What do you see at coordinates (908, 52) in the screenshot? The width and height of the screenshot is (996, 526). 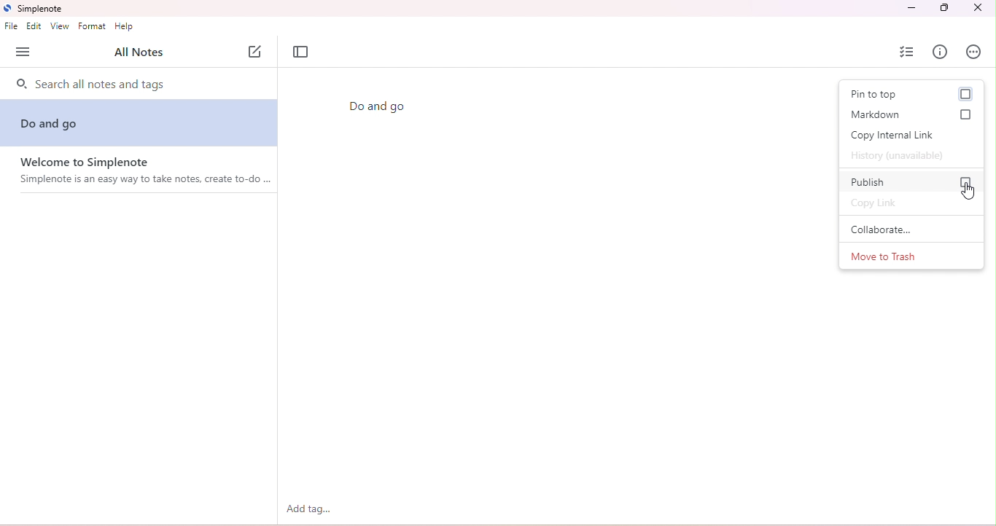 I see `insert checklist` at bounding box center [908, 52].